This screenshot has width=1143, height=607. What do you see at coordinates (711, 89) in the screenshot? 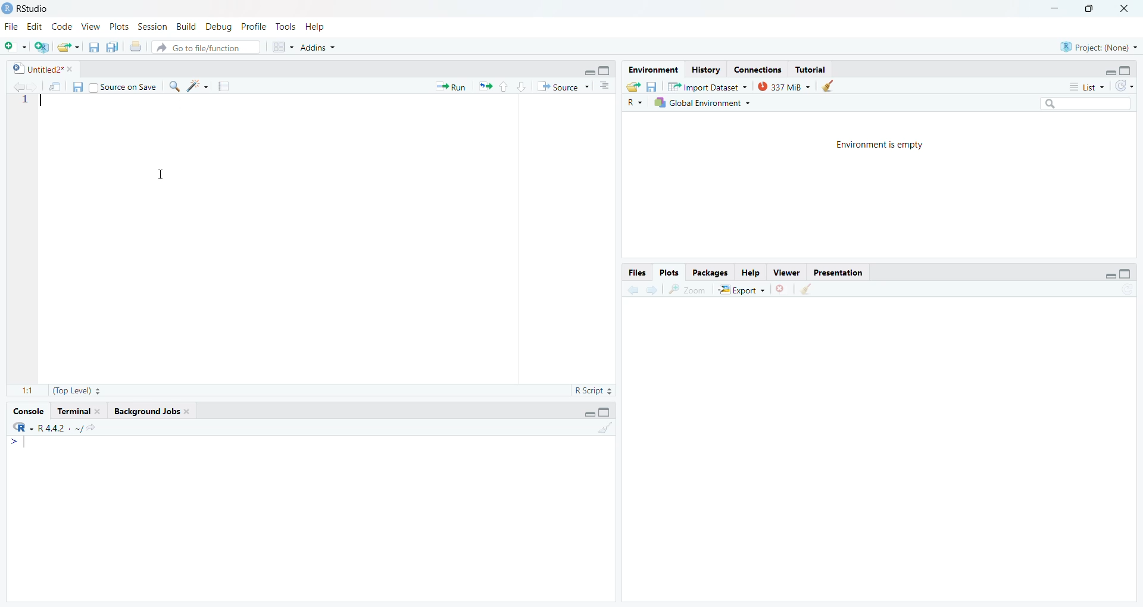
I see ` Import Dataset ~` at bounding box center [711, 89].